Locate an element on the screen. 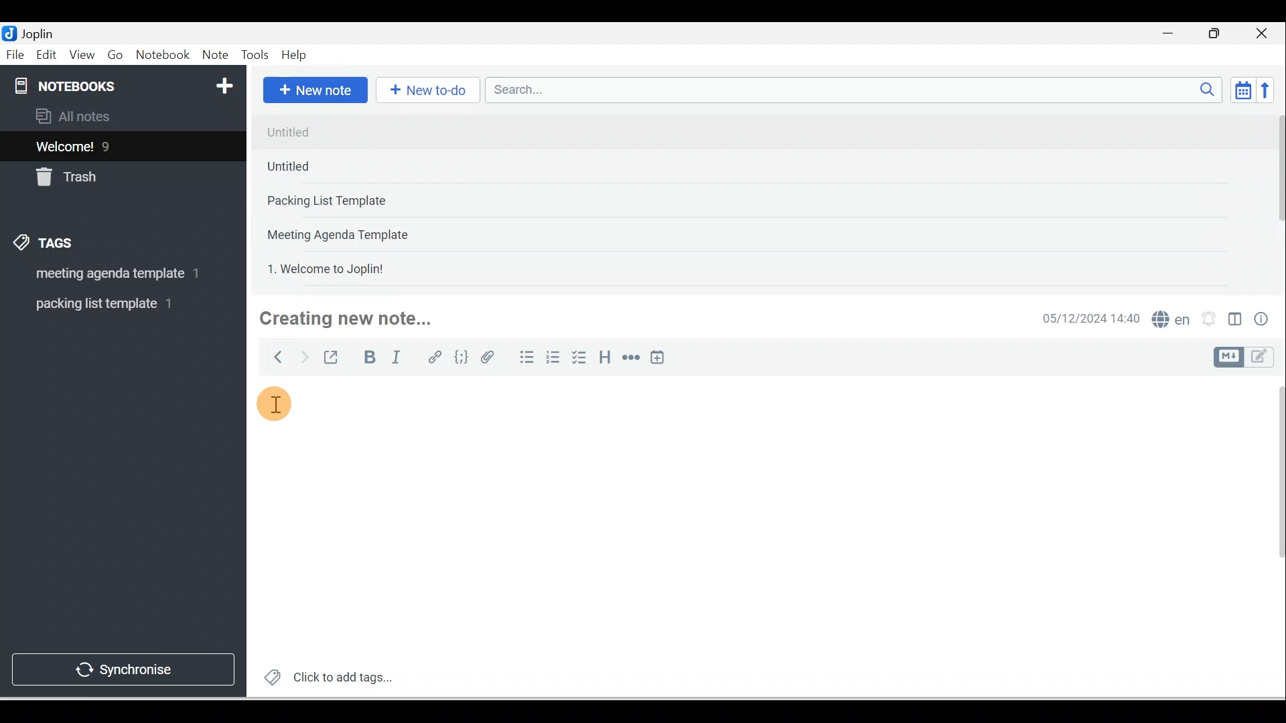 This screenshot has height=723, width=1286. Forward is located at coordinates (303, 356).